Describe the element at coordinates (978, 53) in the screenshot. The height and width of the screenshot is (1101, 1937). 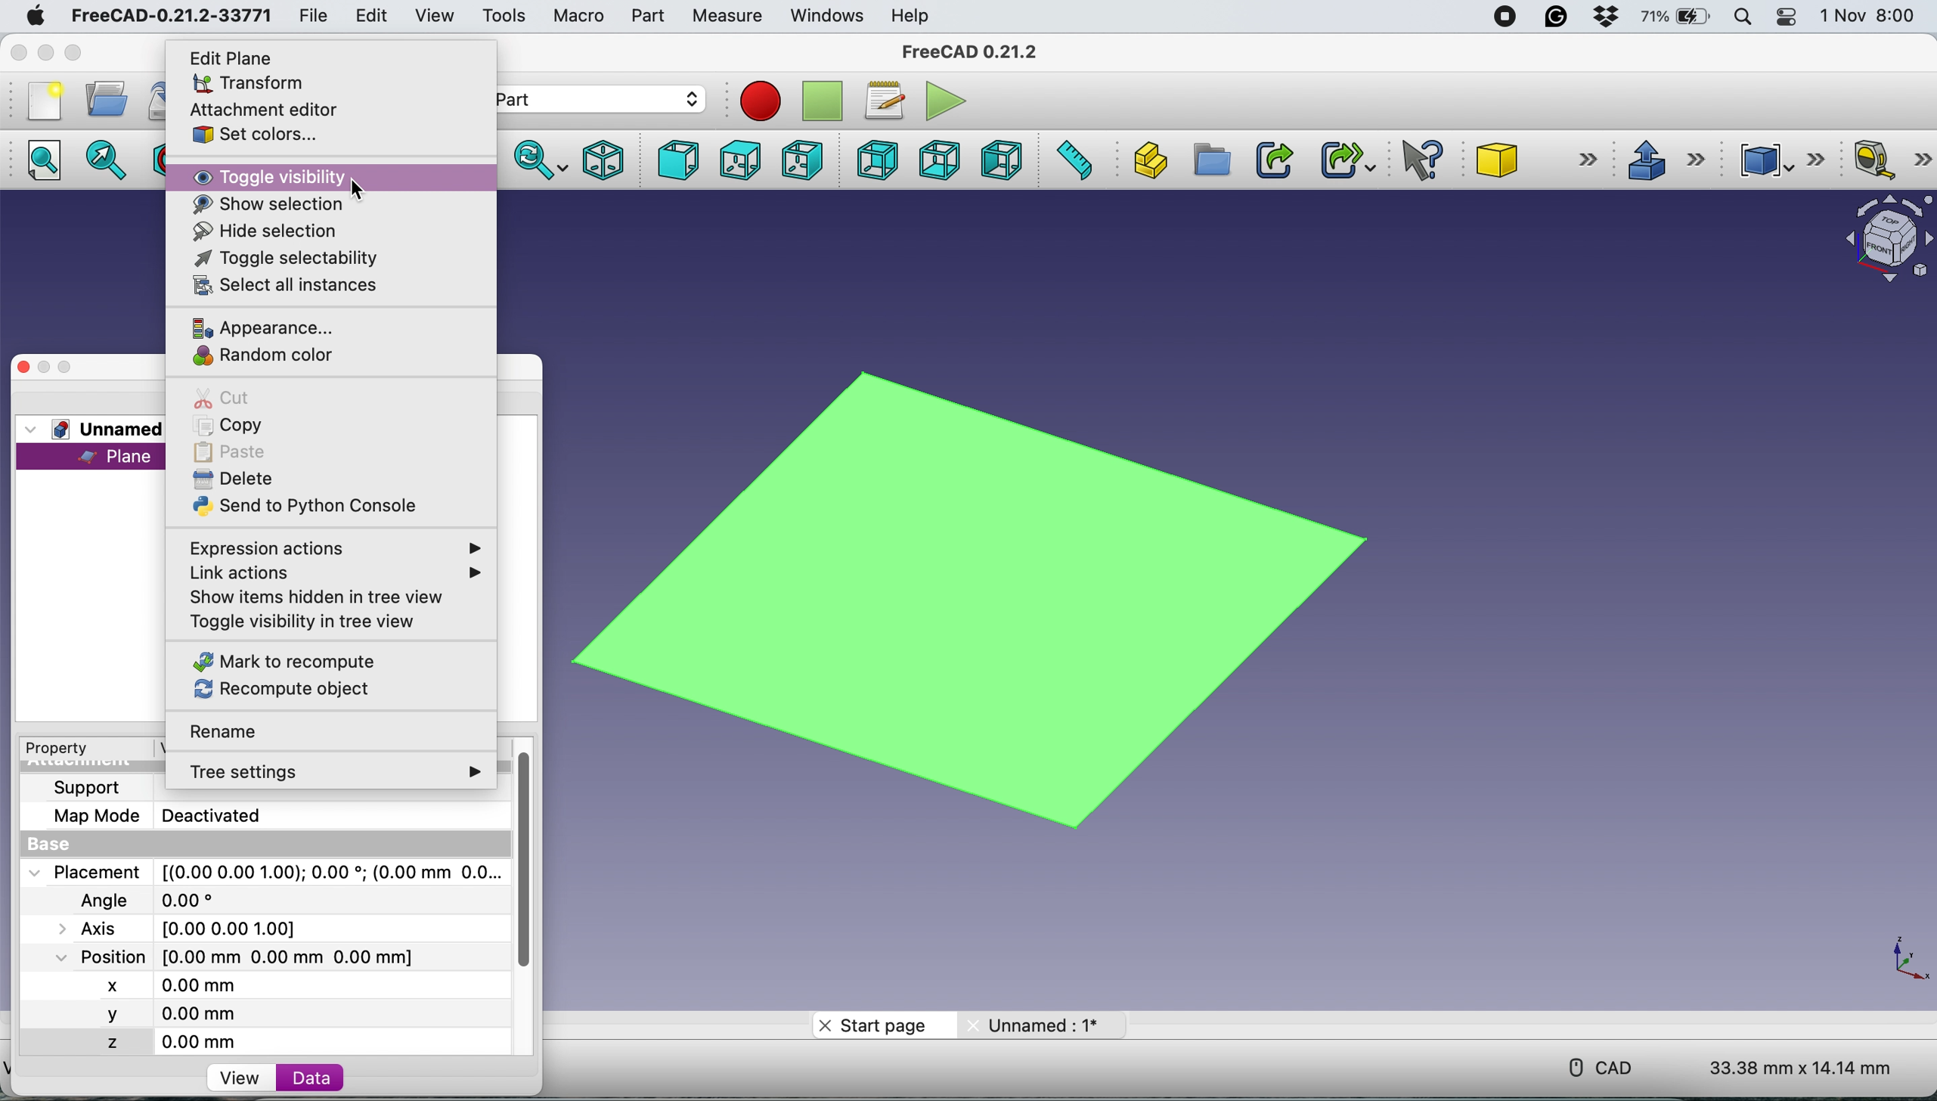
I see `FreeCAD 0.21.2` at that location.